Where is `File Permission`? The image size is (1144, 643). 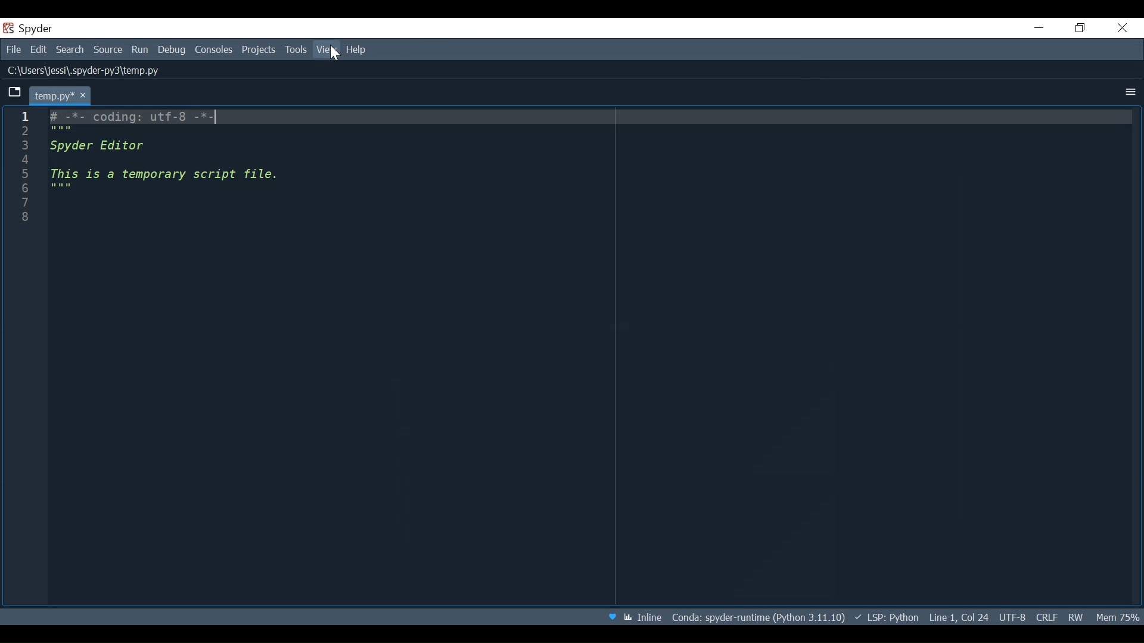
File Permission is located at coordinates (1074, 617).